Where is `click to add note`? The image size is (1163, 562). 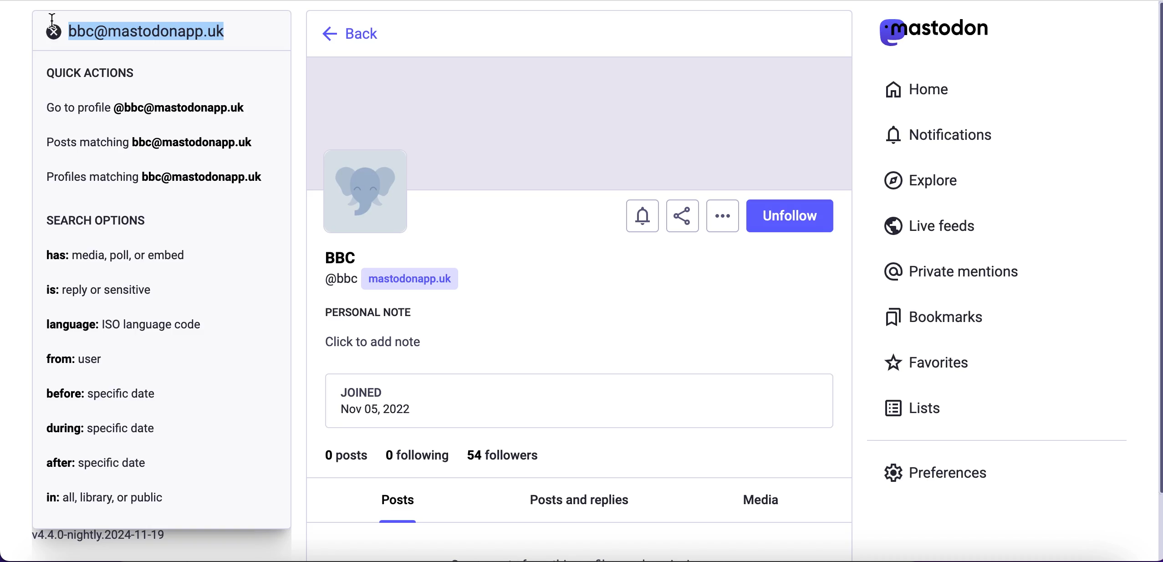 click to add note is located at coordinates (381, 345).